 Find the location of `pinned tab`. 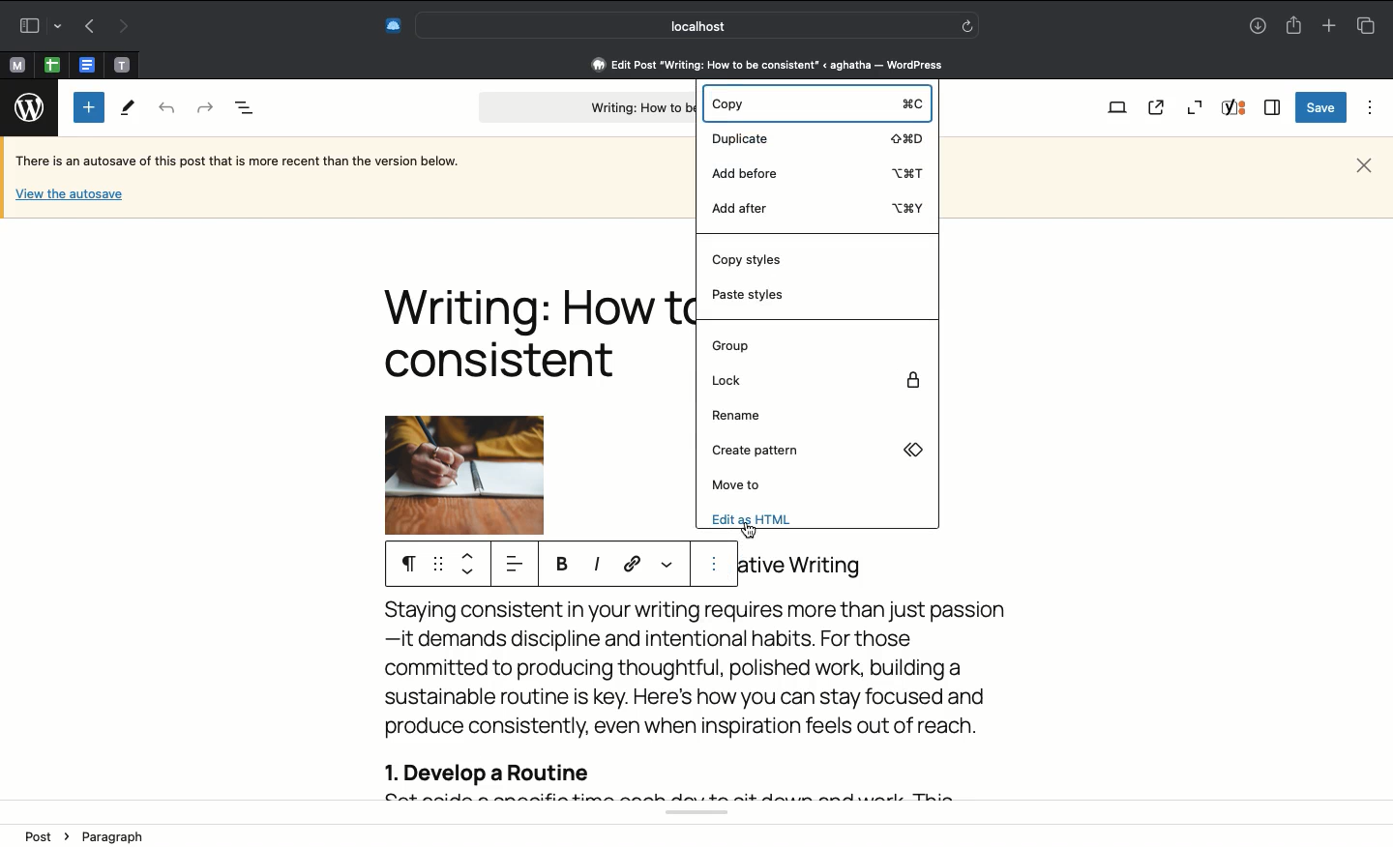

pinned tab is located at coordinates (15, 63).